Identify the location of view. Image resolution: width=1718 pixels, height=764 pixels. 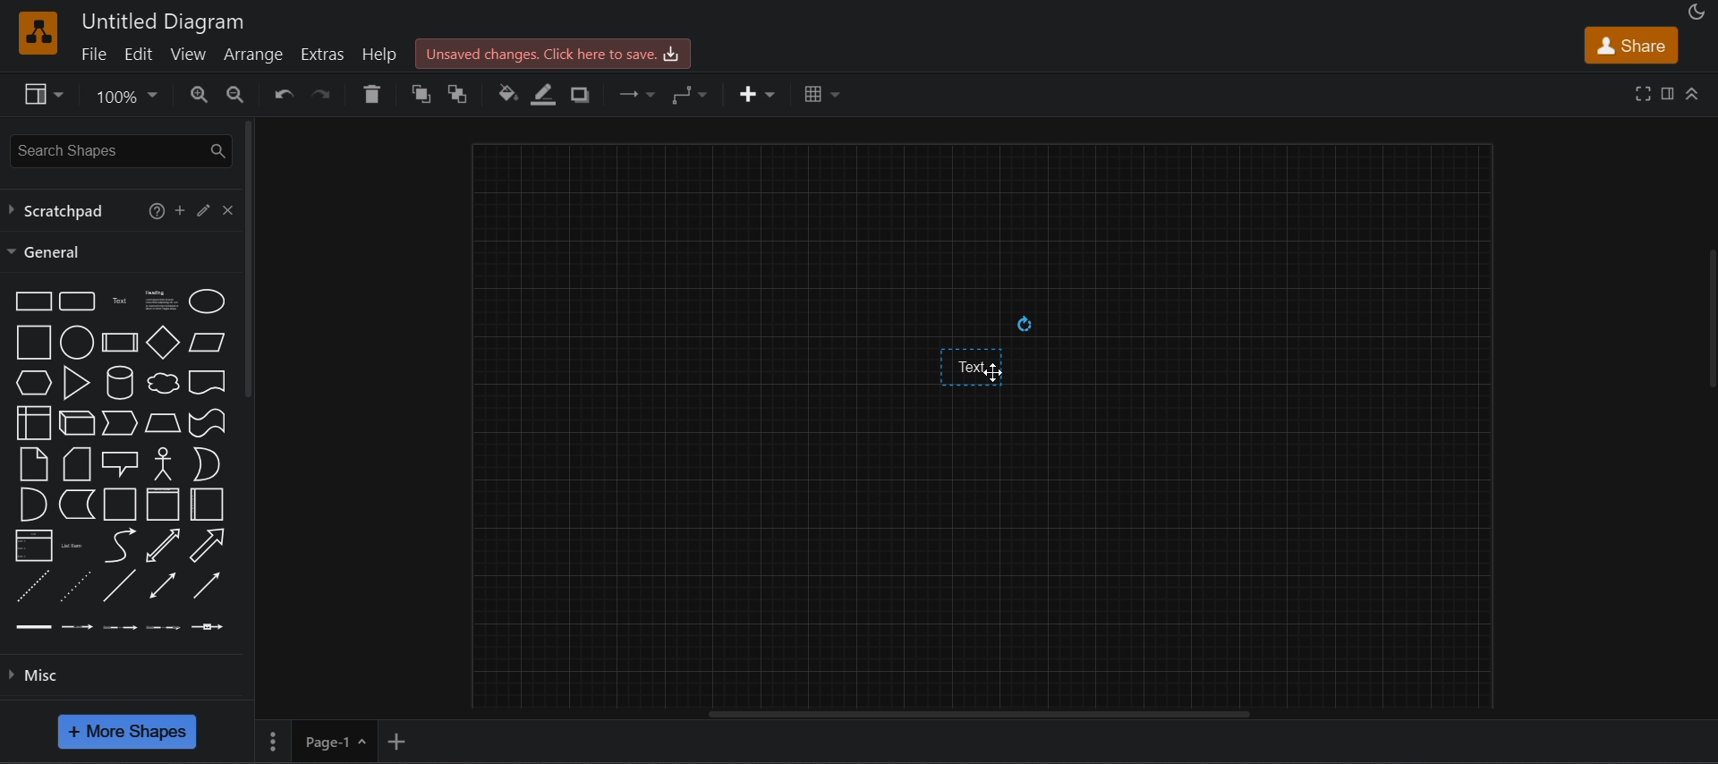
(41, 93).